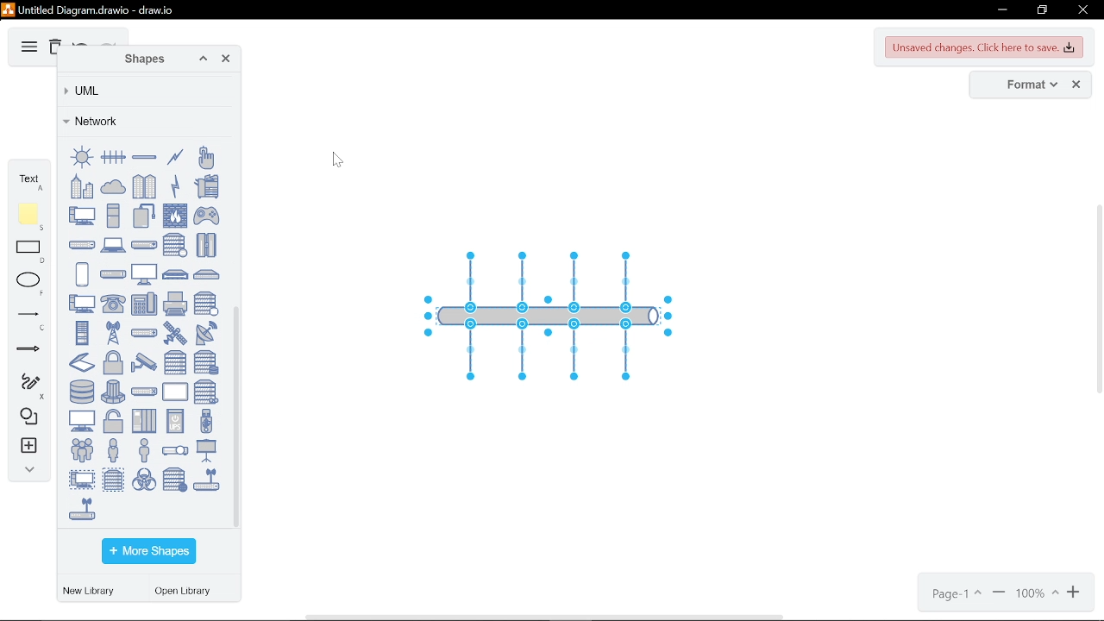  What do you see at coordinates (226, 60) in the screenshot?
I see `close` at bounding box center [226, 60].